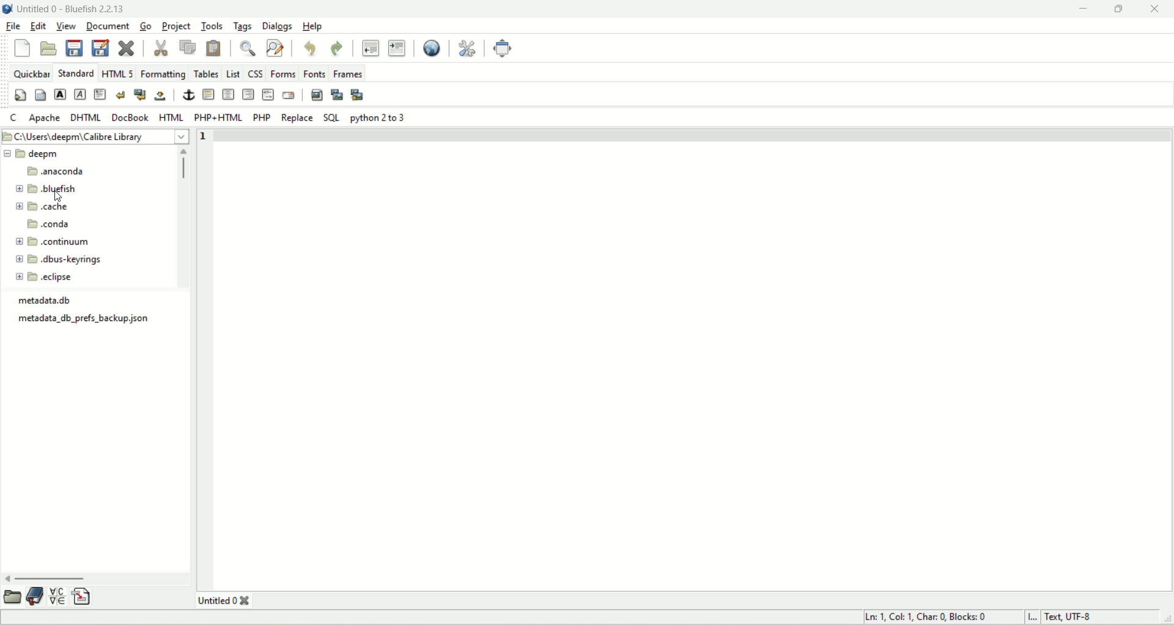 The height and width of the screenshot is (625, 1174). What do you see at coordinates (227, 94) in the screenshot?
I see `center` at bounding box center [227, 94].